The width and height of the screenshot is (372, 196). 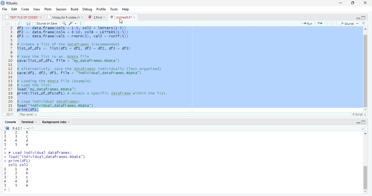 I want to click on Mosquito R codes.v1, so click(x=65, y=17).